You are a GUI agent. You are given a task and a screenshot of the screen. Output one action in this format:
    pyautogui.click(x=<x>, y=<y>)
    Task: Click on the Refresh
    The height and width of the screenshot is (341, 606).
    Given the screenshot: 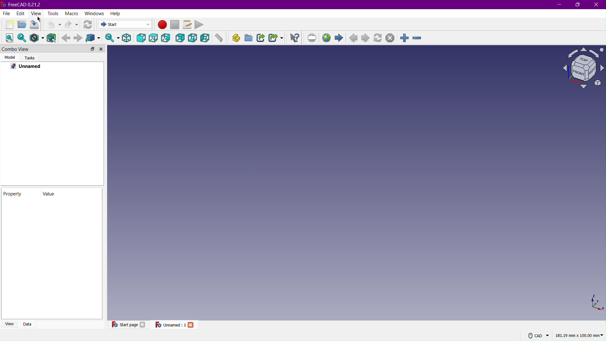 What is the action you would take?
    pyautogui.click(x=89, y=24)
    